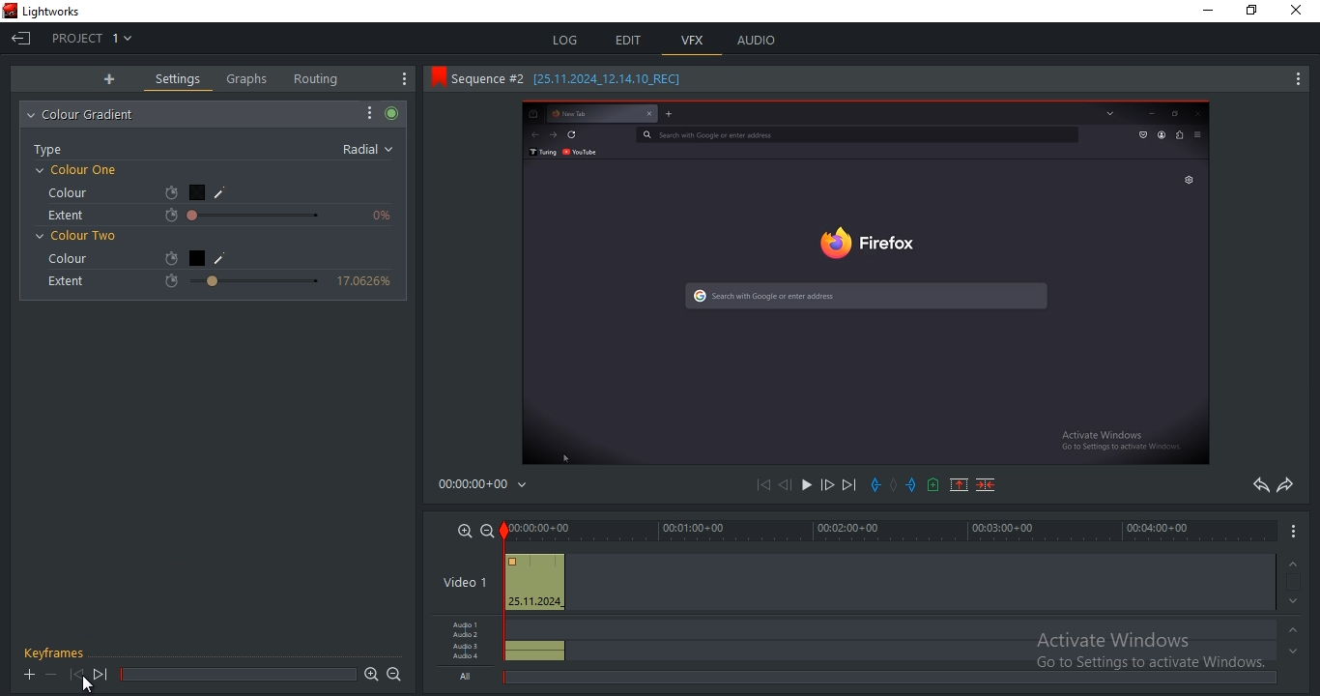  What do you see at coordinates (239, 676) in the screenshot?
I see `bar` at bounding box center [239, 676].